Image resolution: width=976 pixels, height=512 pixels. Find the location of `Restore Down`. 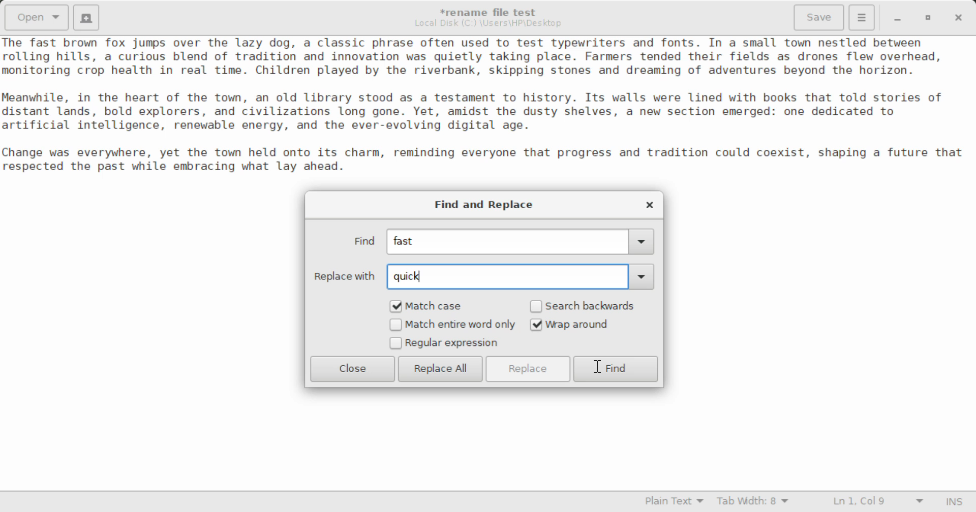

Restore Down is located at coordinates (899, 17).